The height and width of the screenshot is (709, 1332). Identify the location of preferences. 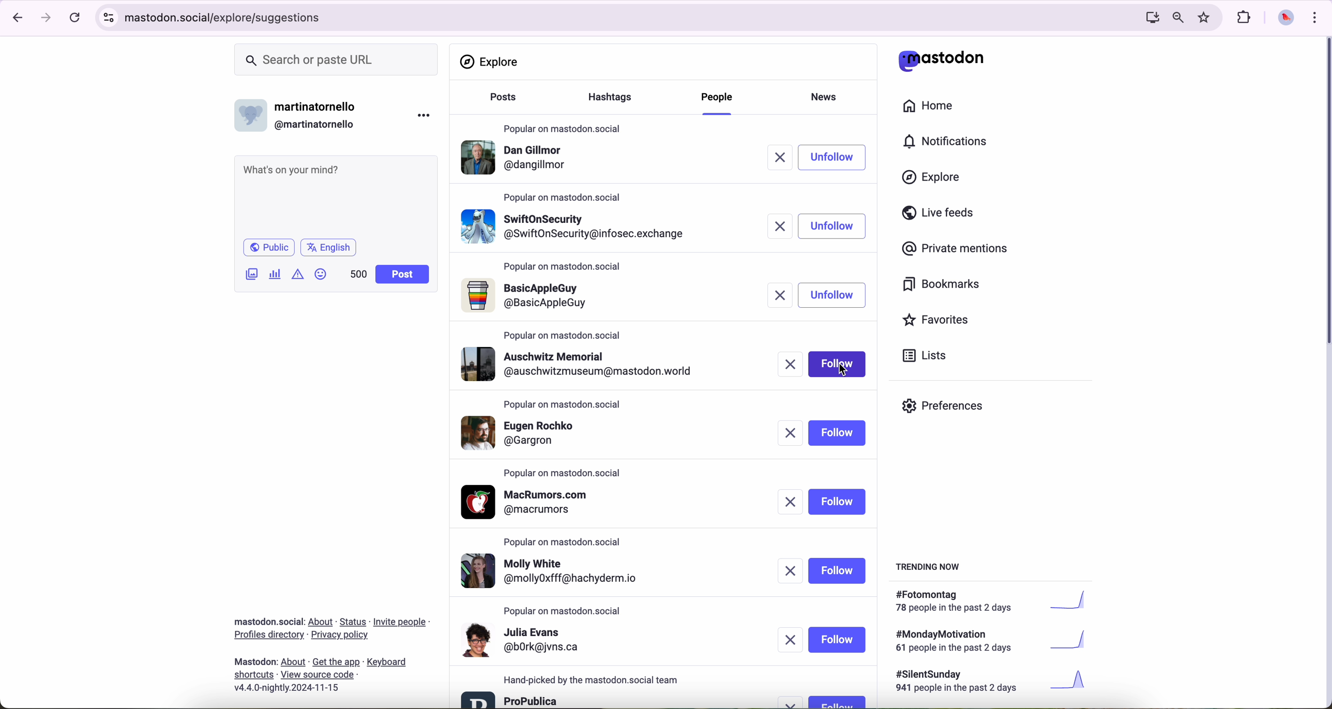
(950, 410).